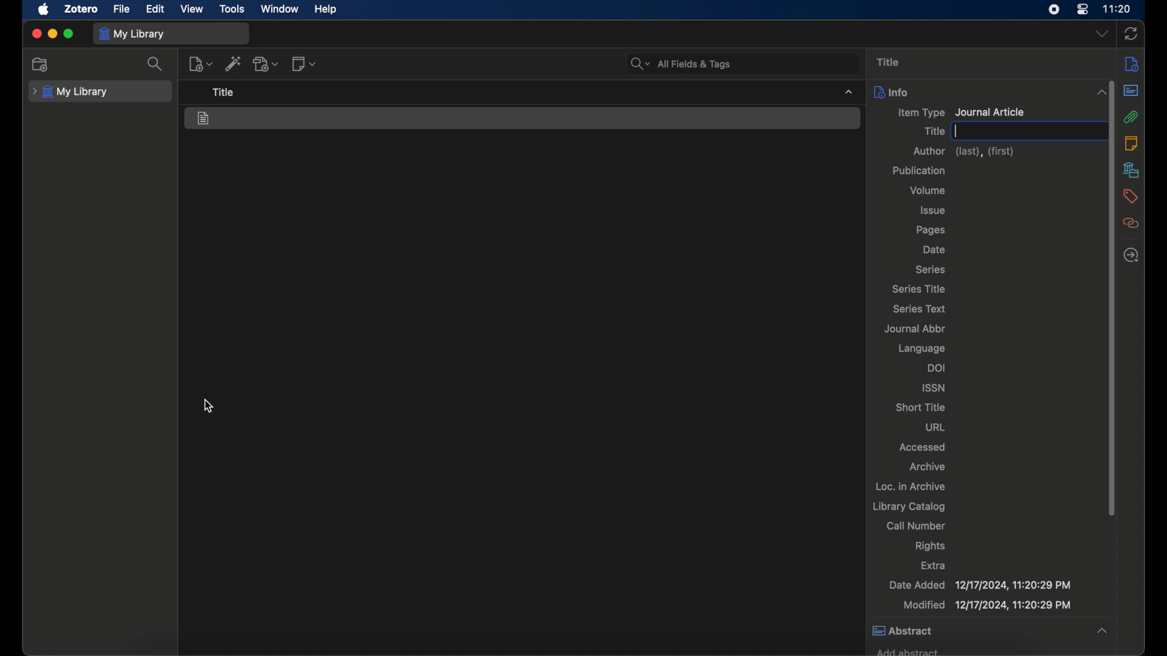 The image size is (1167, 656). What do you see at coordinates (200, 64) in the screenshot?
I see `new item` at bounding box center [200, 64].